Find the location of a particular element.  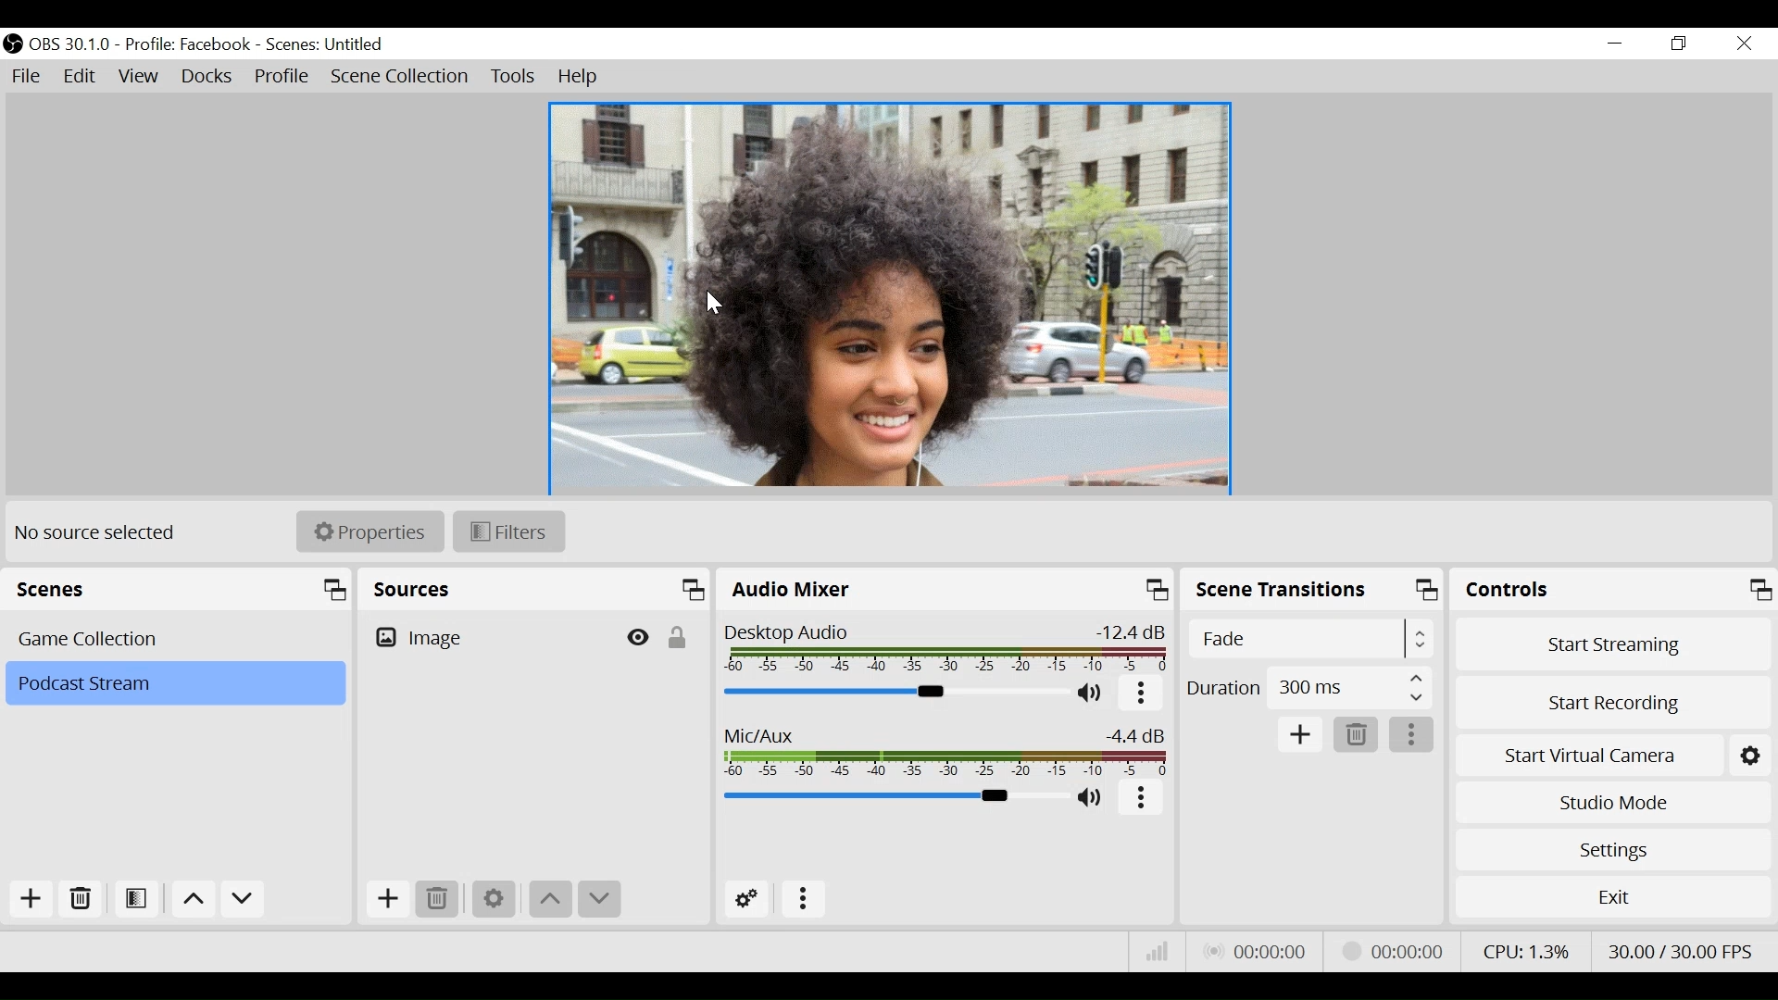

OBS Version is located at coordinates (71, 45).